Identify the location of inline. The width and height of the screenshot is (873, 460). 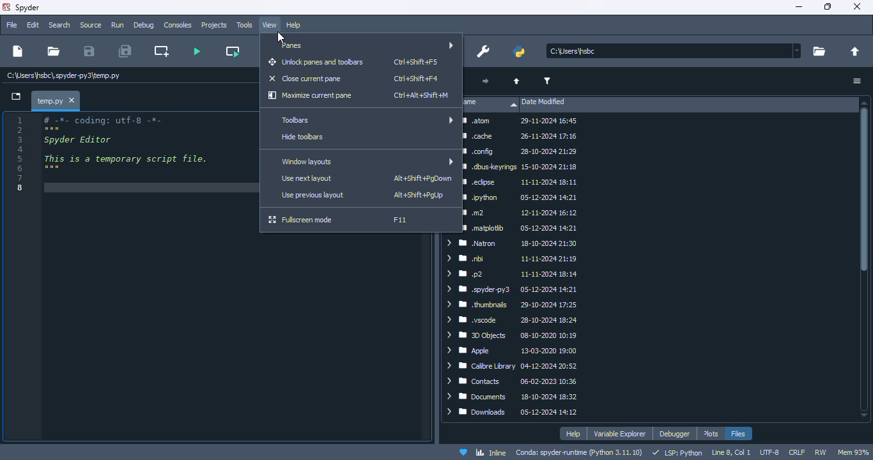
(491, 453).